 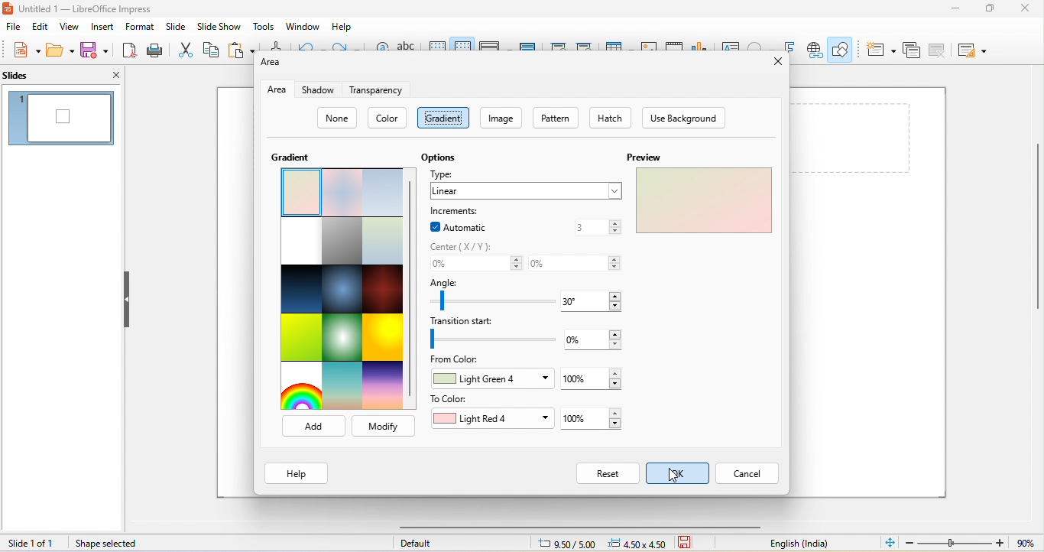 What do you see at coordinates (566, 527) in the screenshot?
I see `horizontal scroll` at bounding box center [566, 527].